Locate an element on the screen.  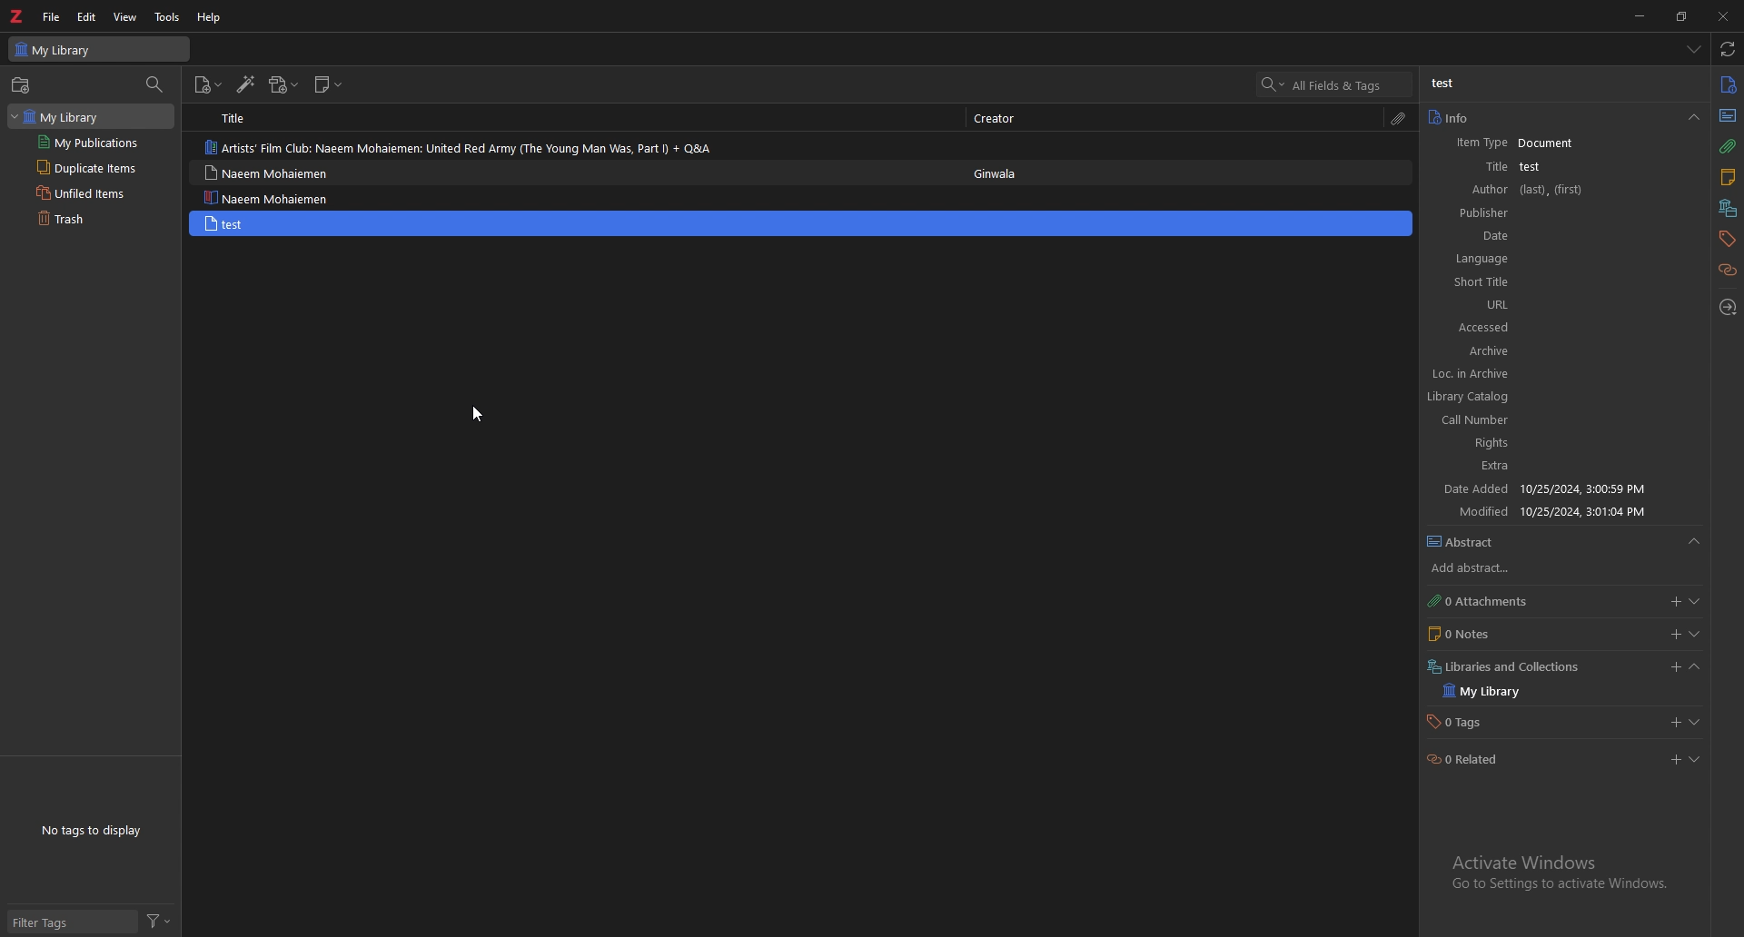
close is located at coordinates (1724, 16).